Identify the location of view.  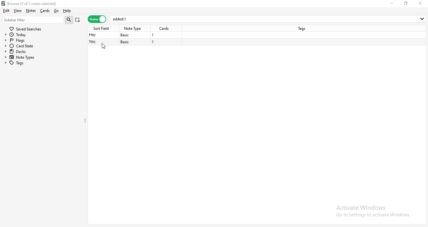
(18, 10).